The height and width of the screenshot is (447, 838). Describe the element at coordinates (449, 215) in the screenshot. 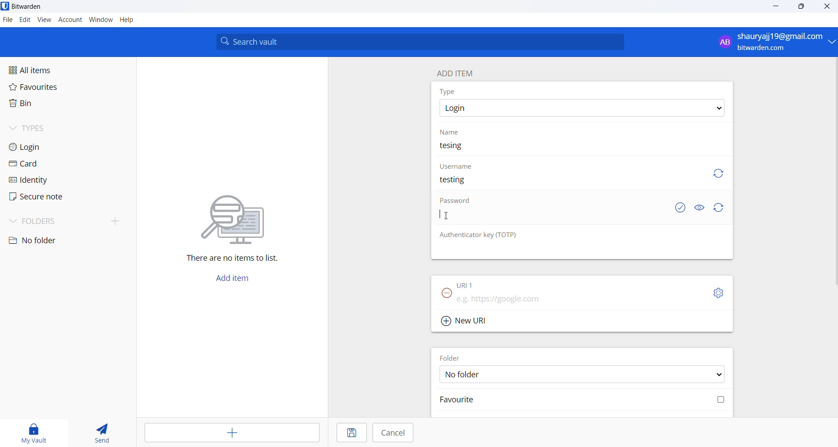

I see `CURSOR` at that location.